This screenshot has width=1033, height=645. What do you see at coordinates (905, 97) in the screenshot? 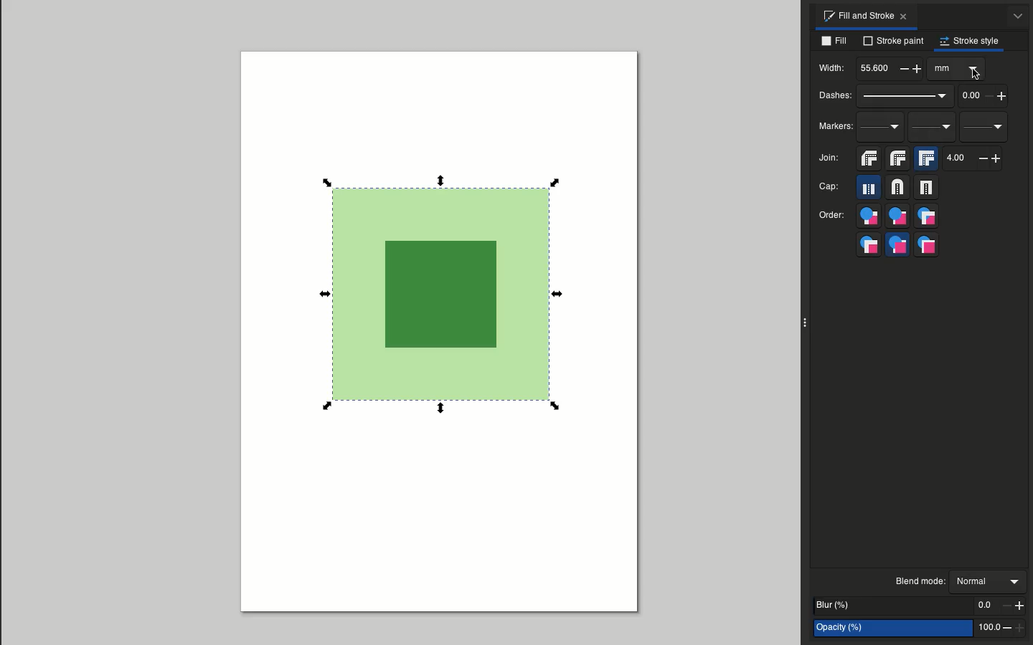
I see `Dash pattern` at bounding box center [905, 97].